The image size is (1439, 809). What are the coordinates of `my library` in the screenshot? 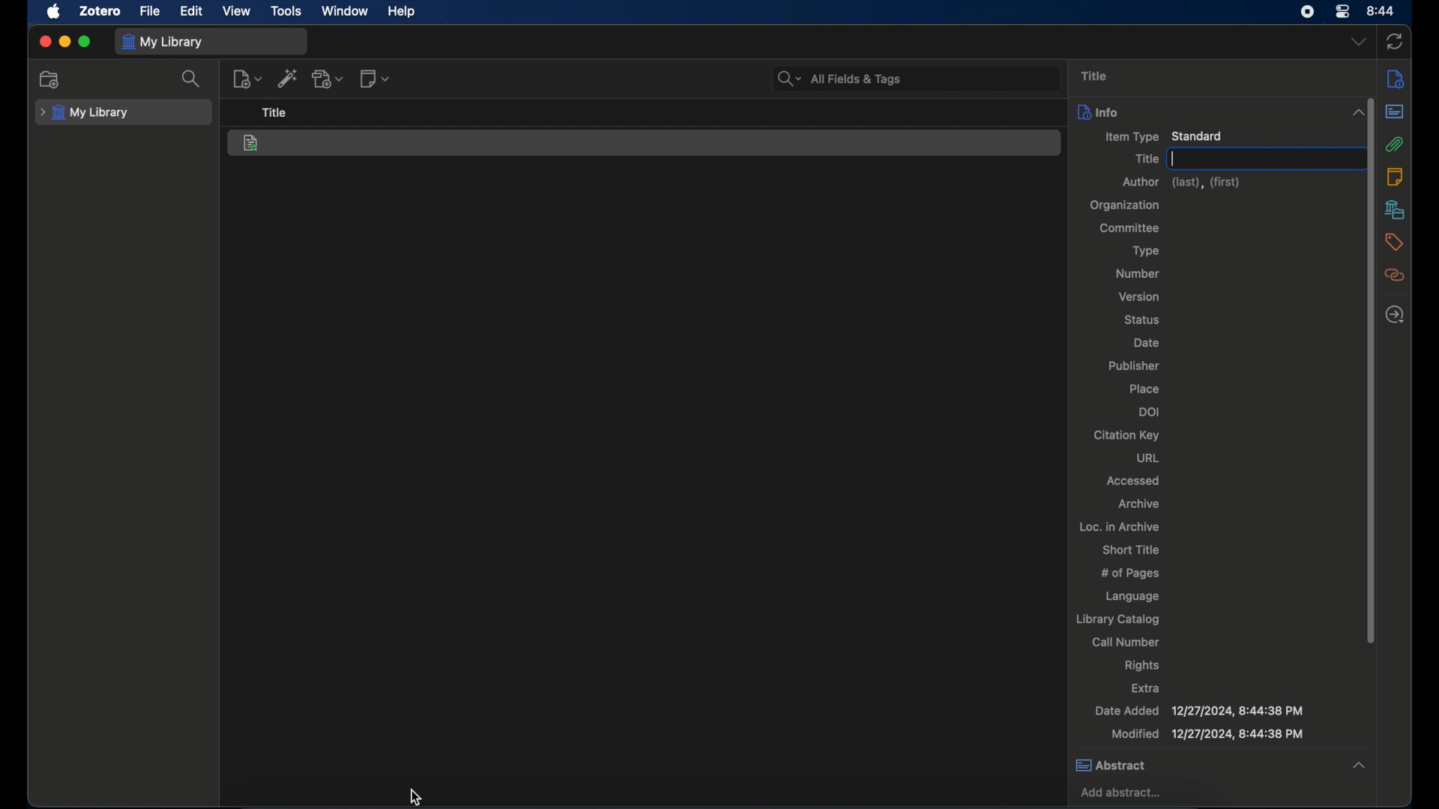 It's located at (163, 42).